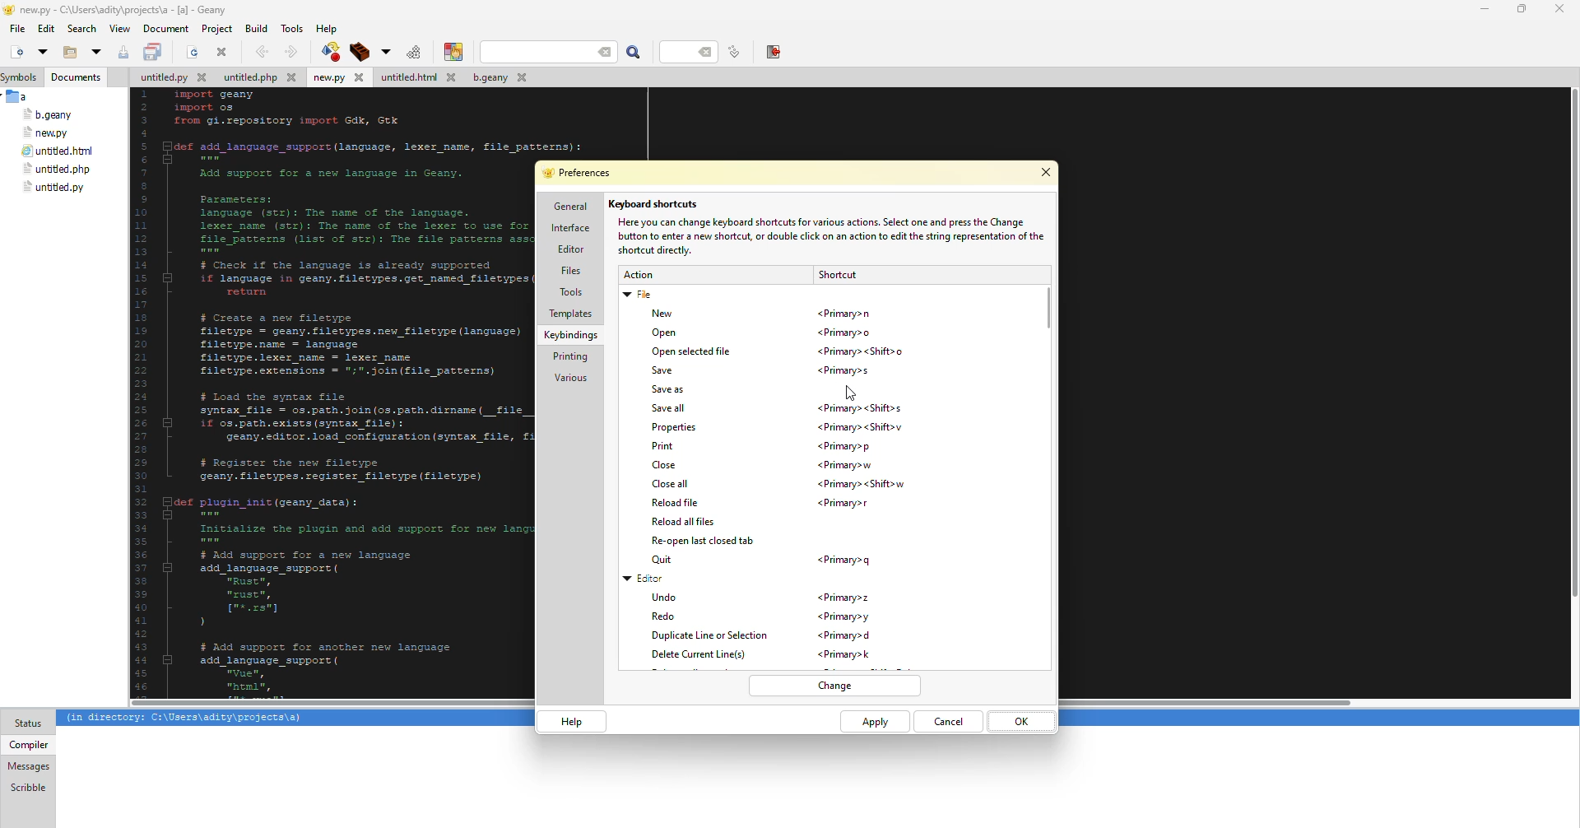 The height and width of the screenshot is (828, 1580). I want to click on help, so click(569, 721).